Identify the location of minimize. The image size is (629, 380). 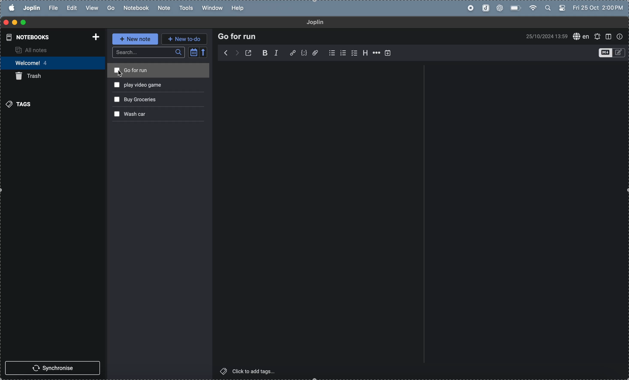
(13, 22).